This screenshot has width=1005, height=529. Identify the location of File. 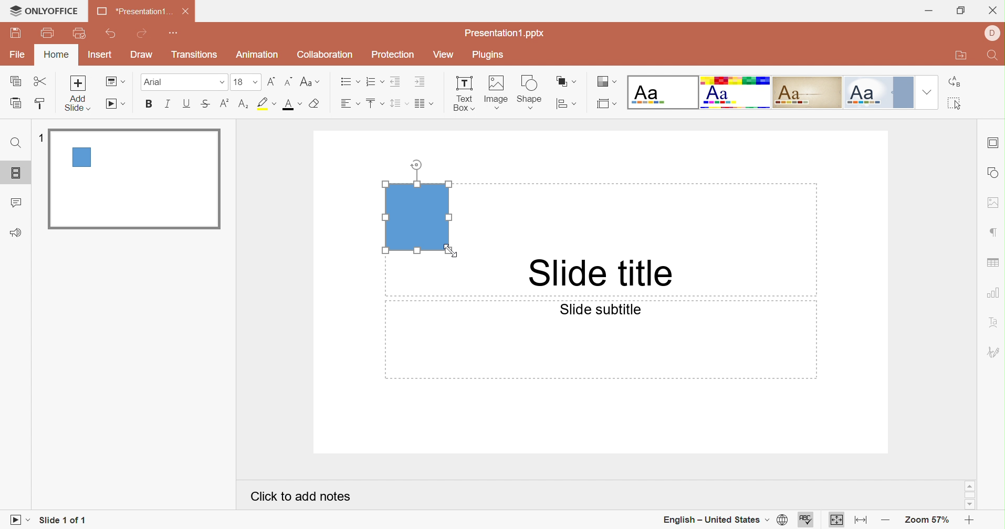
(19, 53).